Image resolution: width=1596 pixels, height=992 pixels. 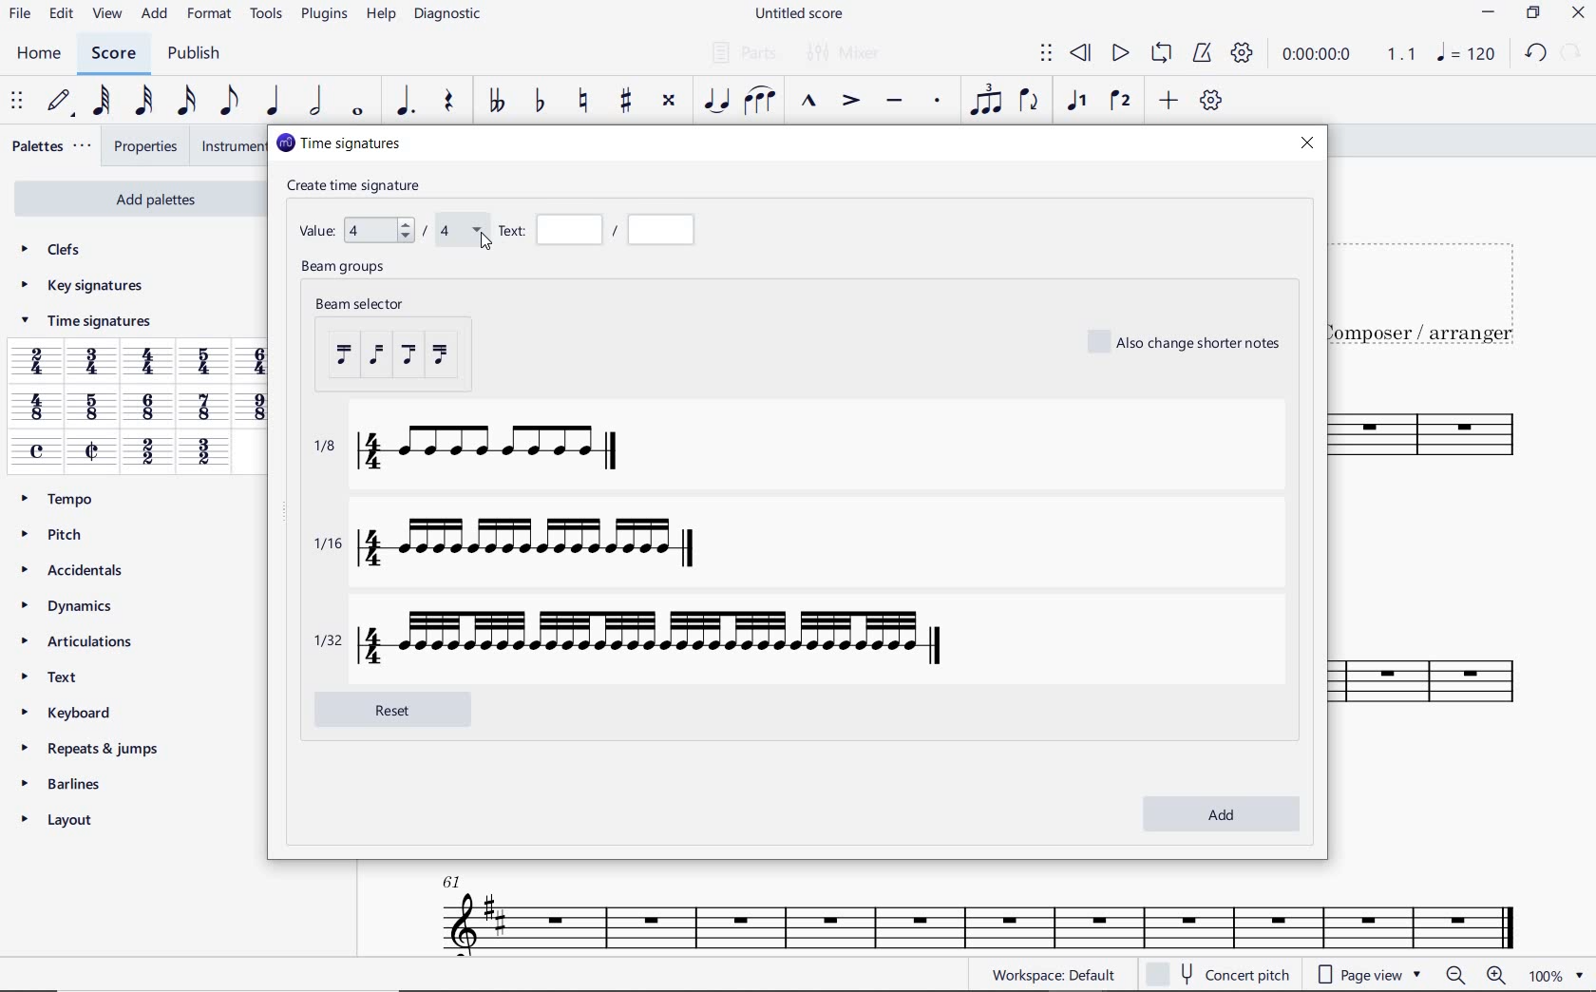 I want to click on REPEATS & JUMPS, so click(x=93, y=744).